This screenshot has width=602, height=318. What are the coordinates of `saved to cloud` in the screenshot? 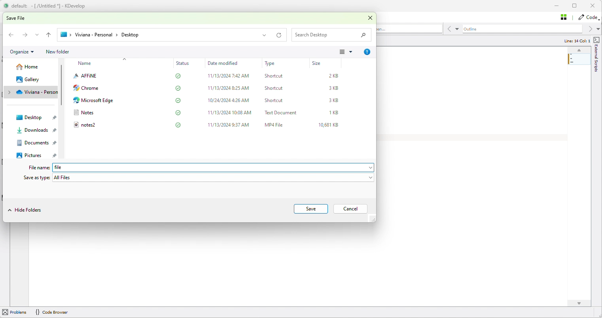 It's located at (179, 100).